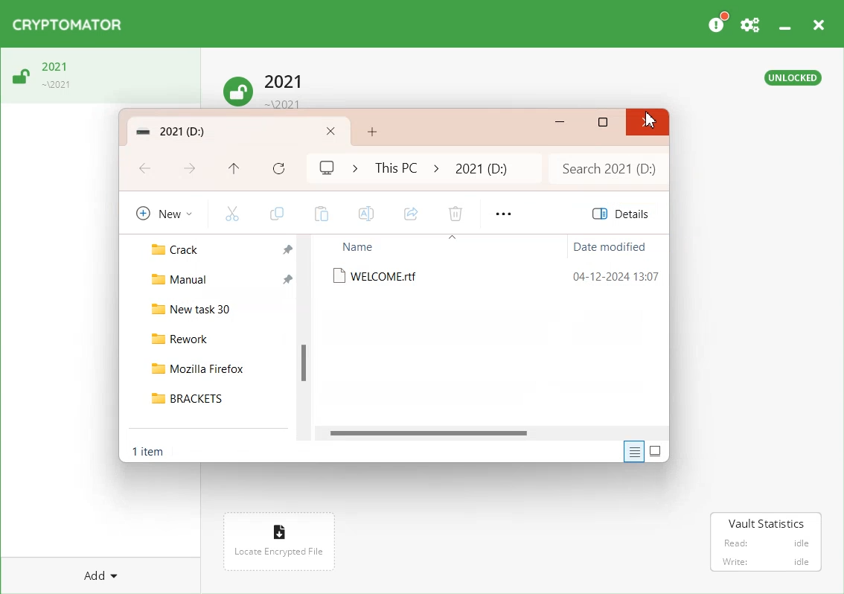 The image size is (844, 594). What do you see at coordinates (209, 278) in the screenshot?
I see `Manual` at bounding box center [209, 278].